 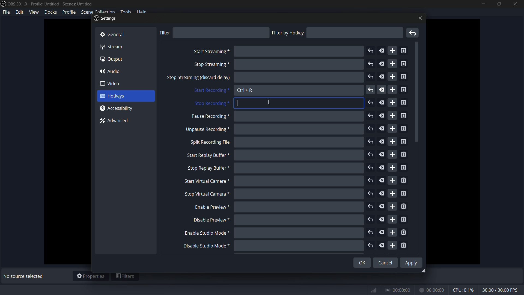 What do you see at coordinates (382, 168) in the screenshot?
I see `delete` at bounding box center [382, 168].